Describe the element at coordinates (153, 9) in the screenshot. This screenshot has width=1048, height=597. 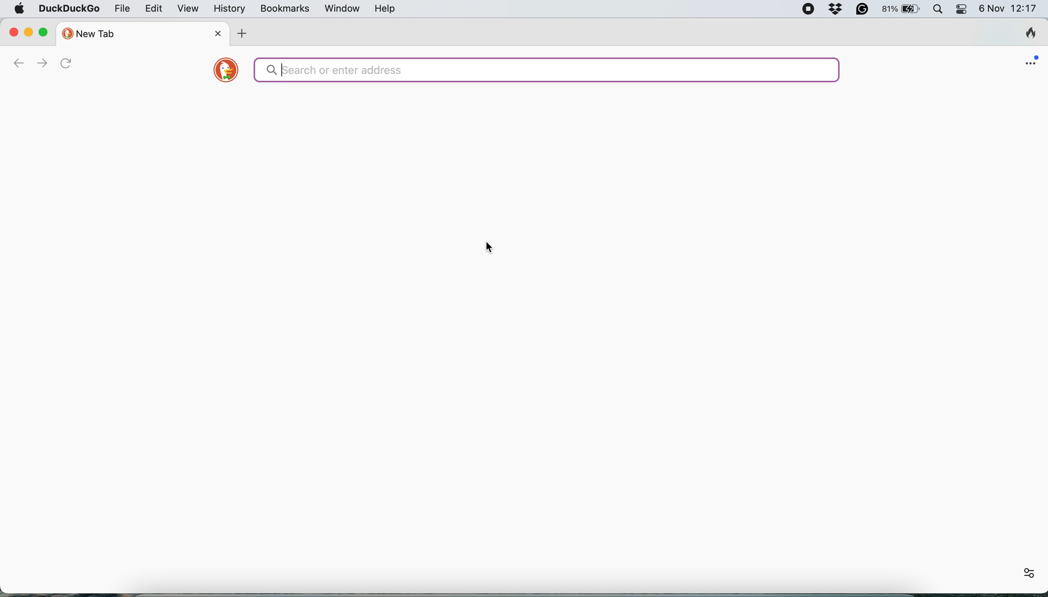
I see `edit` at that location.